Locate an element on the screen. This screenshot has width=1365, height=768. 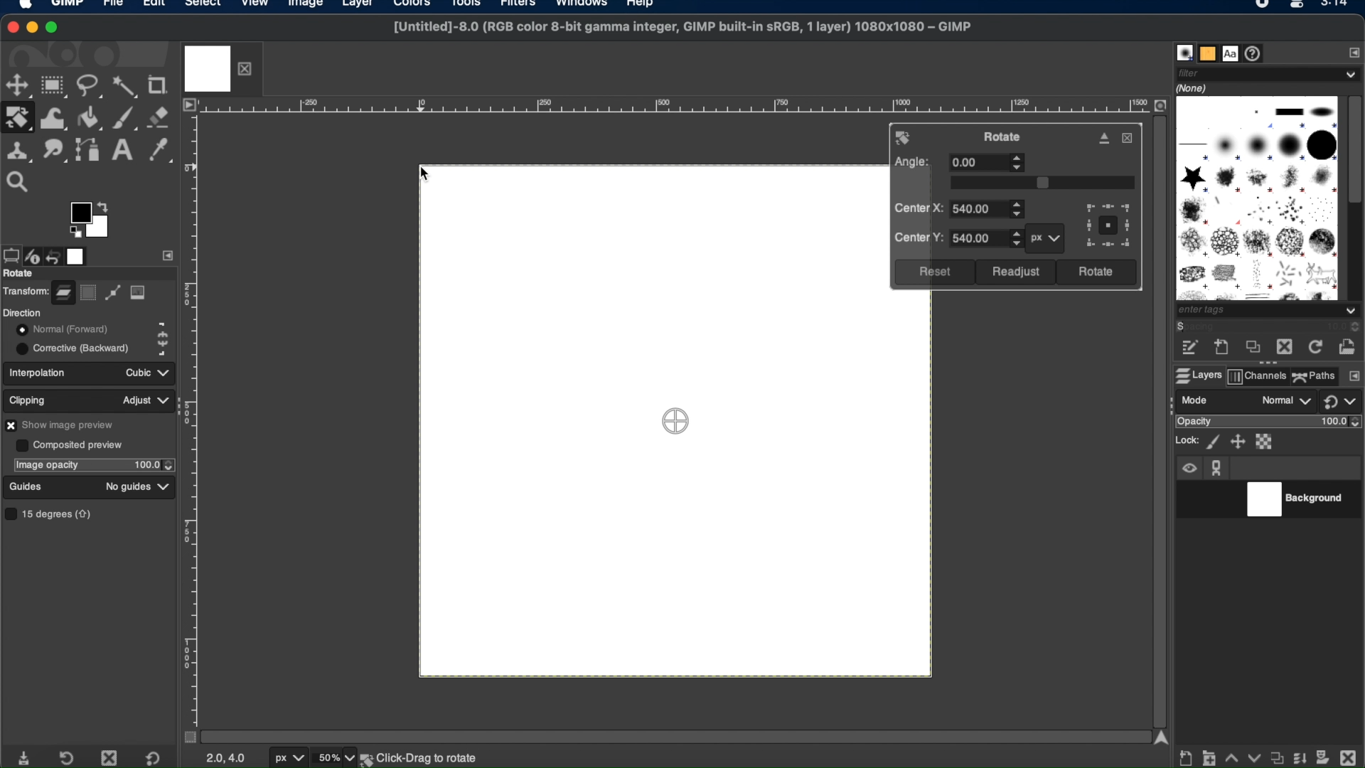
filter dropdown is located at coordinates (1268, 73).